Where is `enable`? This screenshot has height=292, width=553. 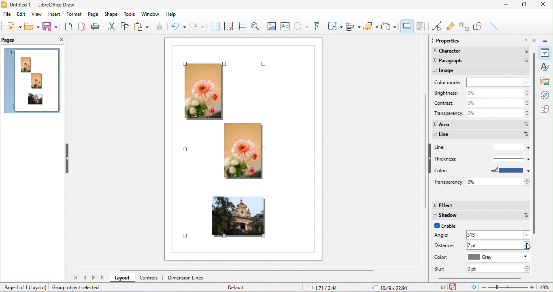 enable is located at coordinates (449, 226).